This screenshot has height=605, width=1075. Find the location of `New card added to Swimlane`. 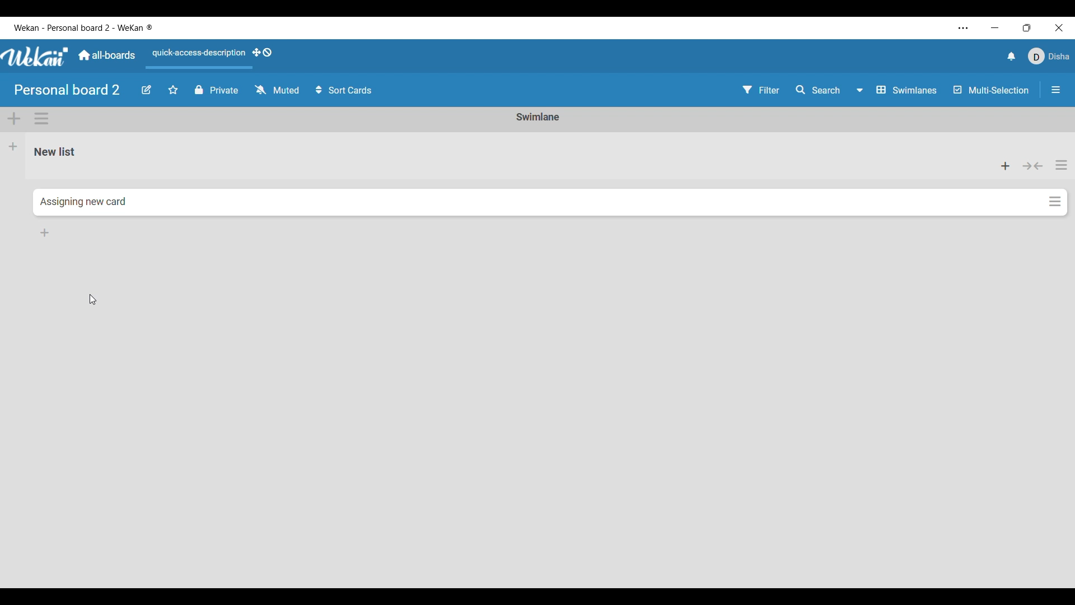

New card added to Swimlane is located at coordinates (550, 202).